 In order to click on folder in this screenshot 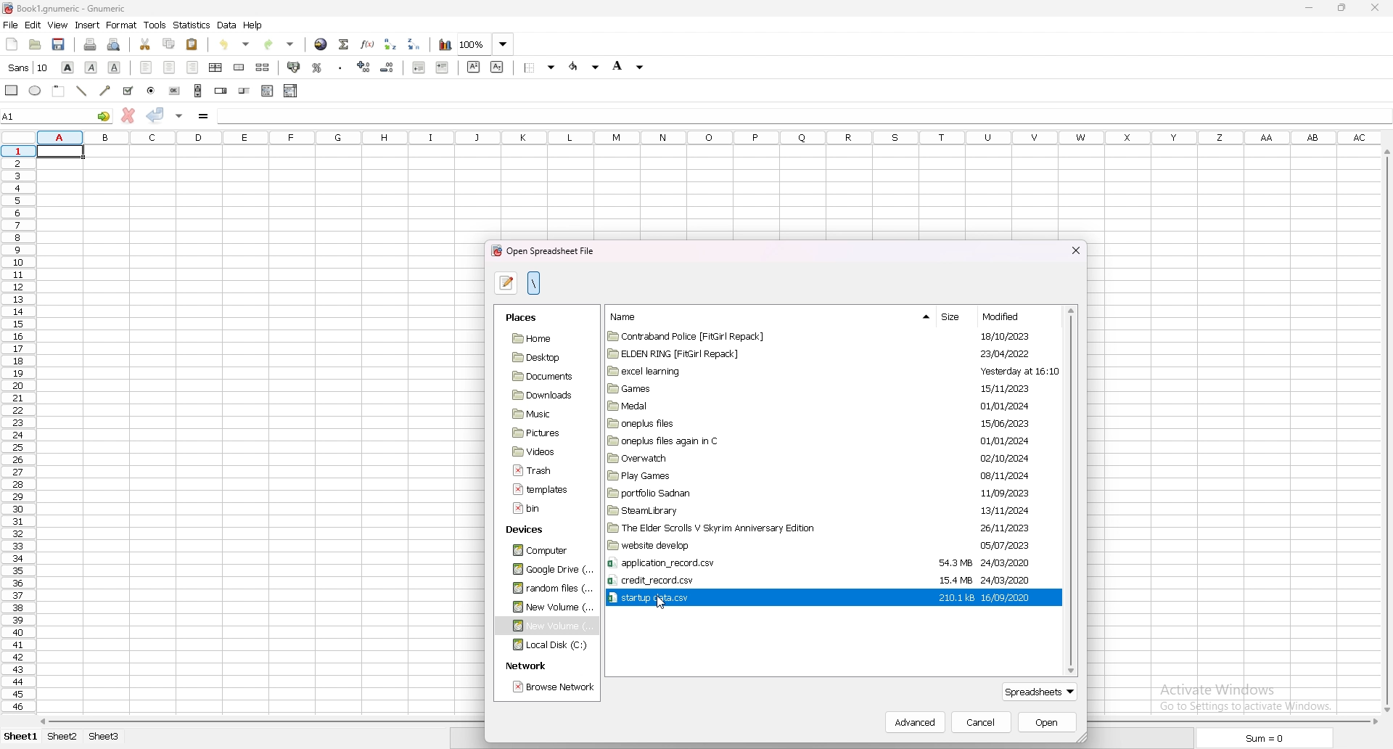, I will do `click(761, 528)`.